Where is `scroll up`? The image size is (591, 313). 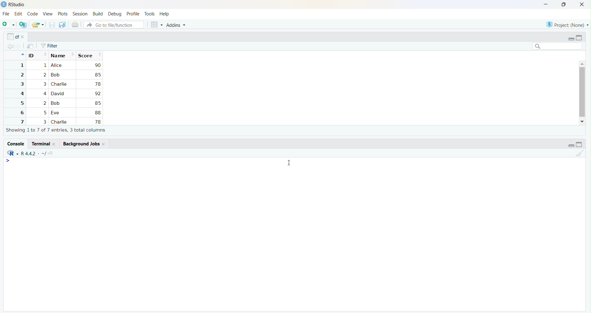
scroll up is located at coordinates (582, 63).